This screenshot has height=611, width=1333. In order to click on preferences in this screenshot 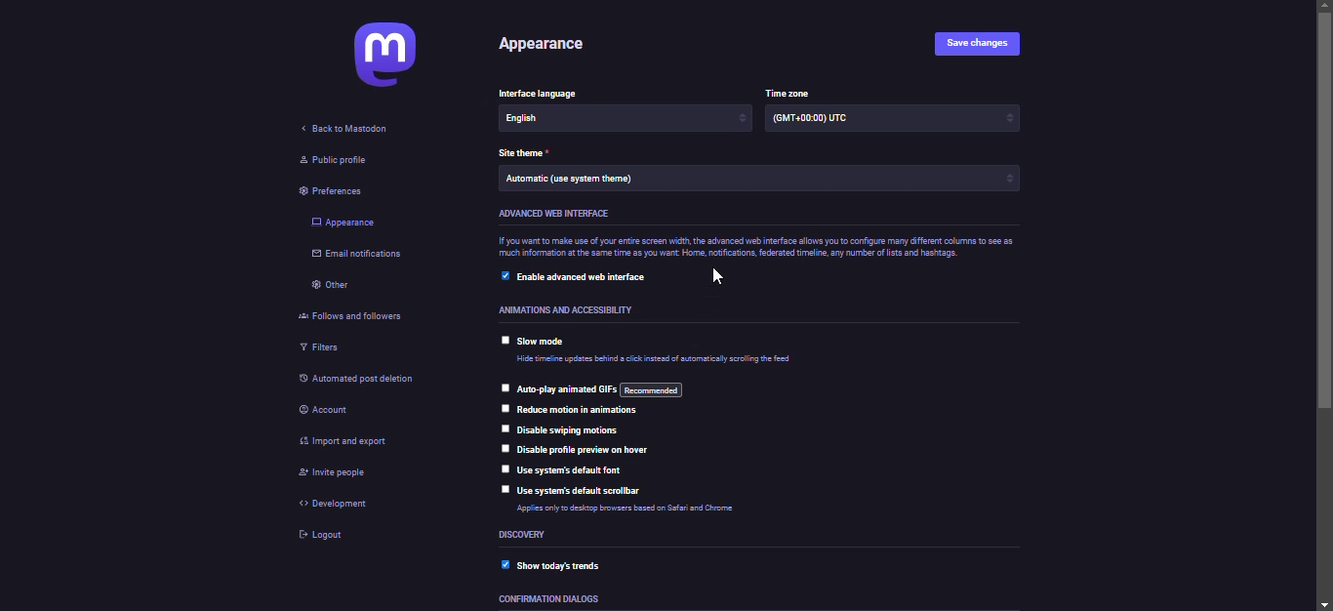, I will do `click(333, 190)`.